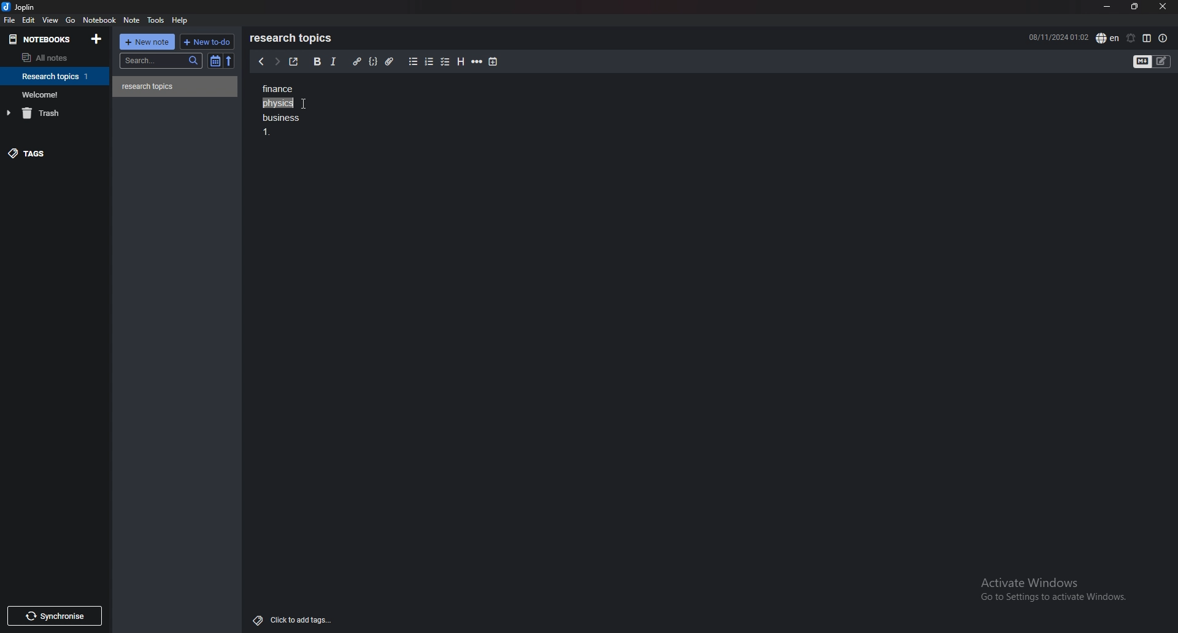 The image size is (1178, 633). Describe the element at coordinates (478, 62) in the screenshot. I see `horizontal rule` at that location.